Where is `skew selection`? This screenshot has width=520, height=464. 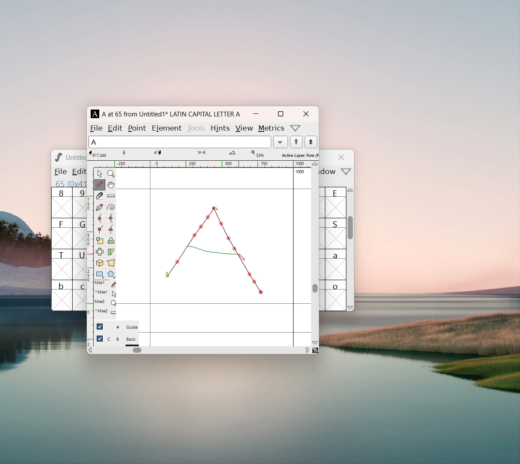 skew selection is located at coordinates (110, 253).